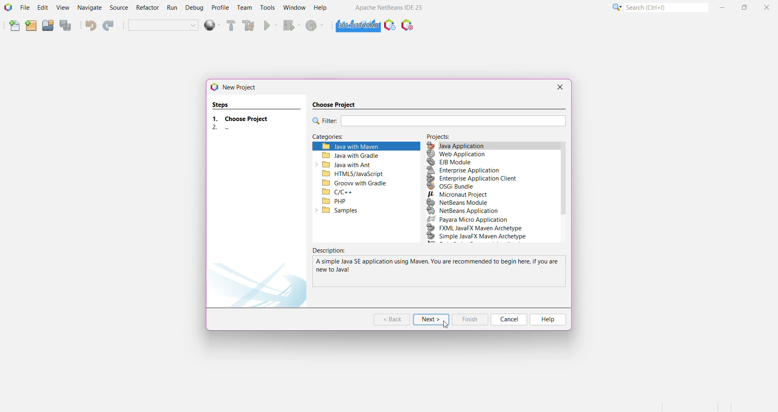 This screenshot has width=778, height=412. I want to click on deploy, so click(211, 26).